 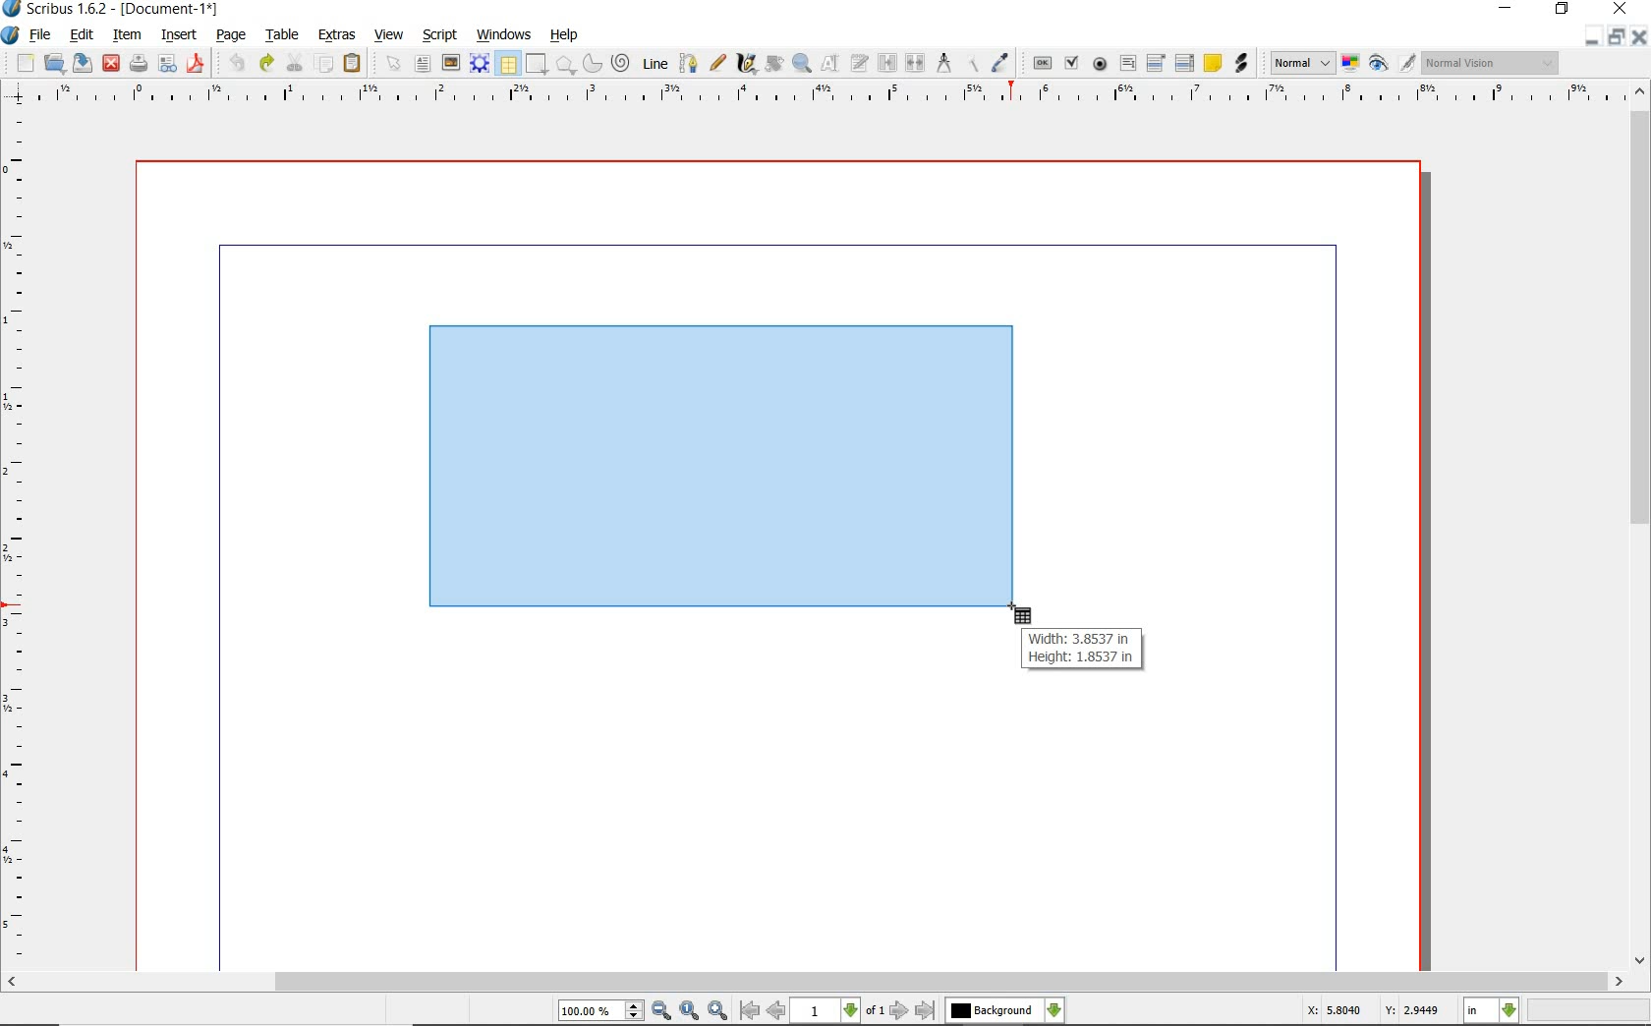 I want to click on go to next page, so click(x=899, y=1010).